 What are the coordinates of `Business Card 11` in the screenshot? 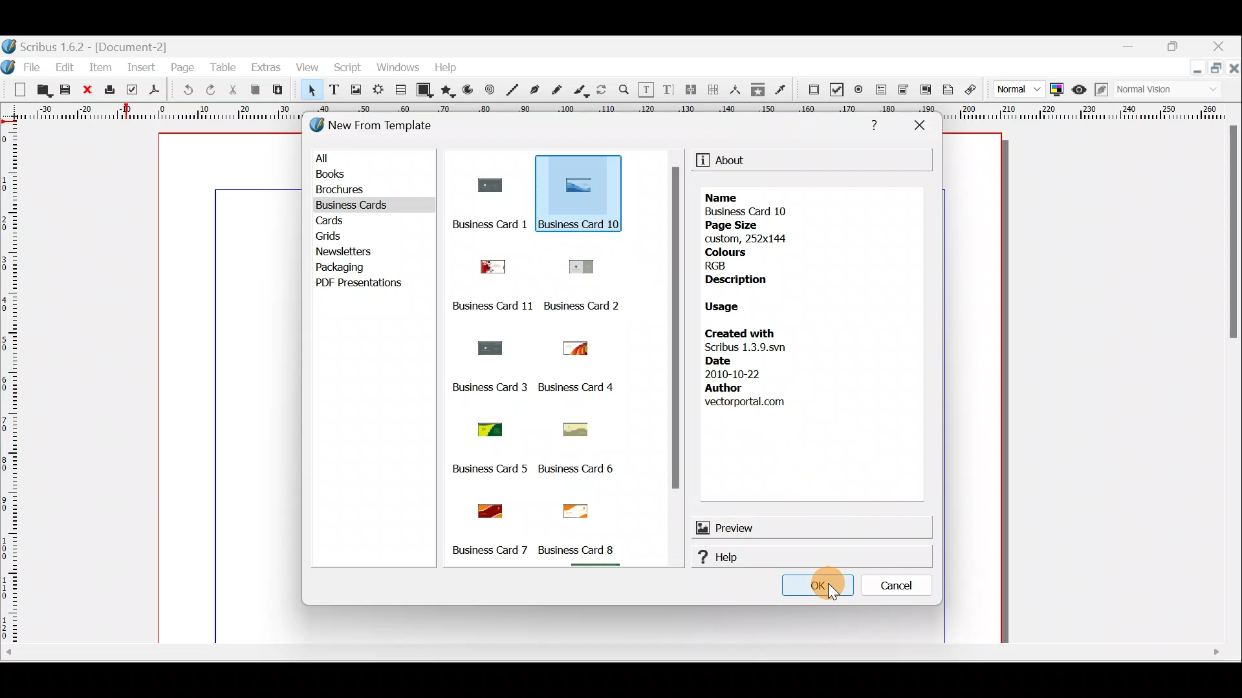 It's located at (491, 305).